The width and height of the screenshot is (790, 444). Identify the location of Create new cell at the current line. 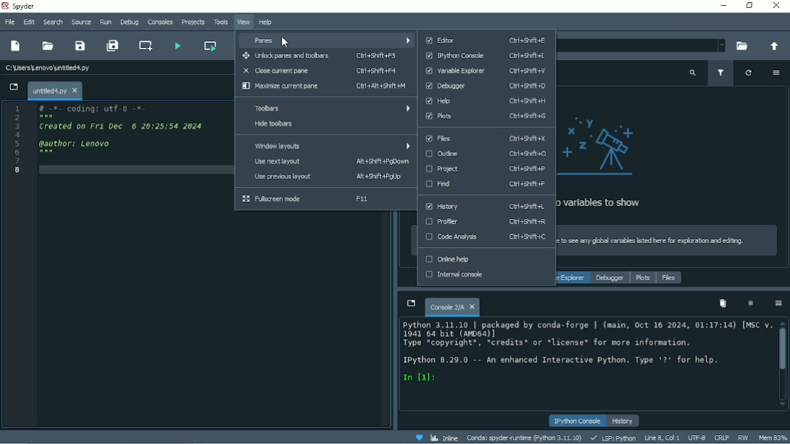
(147, 46).